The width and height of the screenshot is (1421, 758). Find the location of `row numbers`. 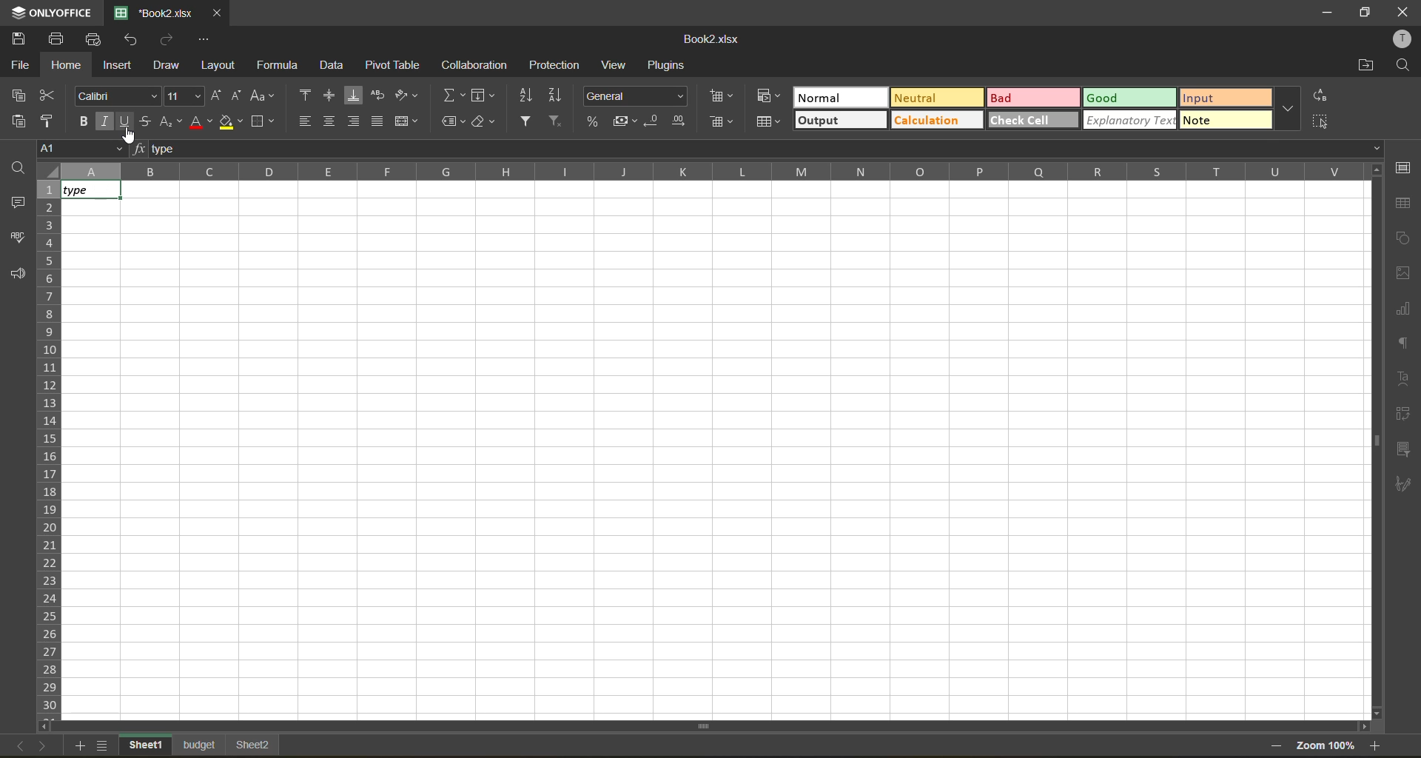

row numbers is located at coordinates (47, 449).